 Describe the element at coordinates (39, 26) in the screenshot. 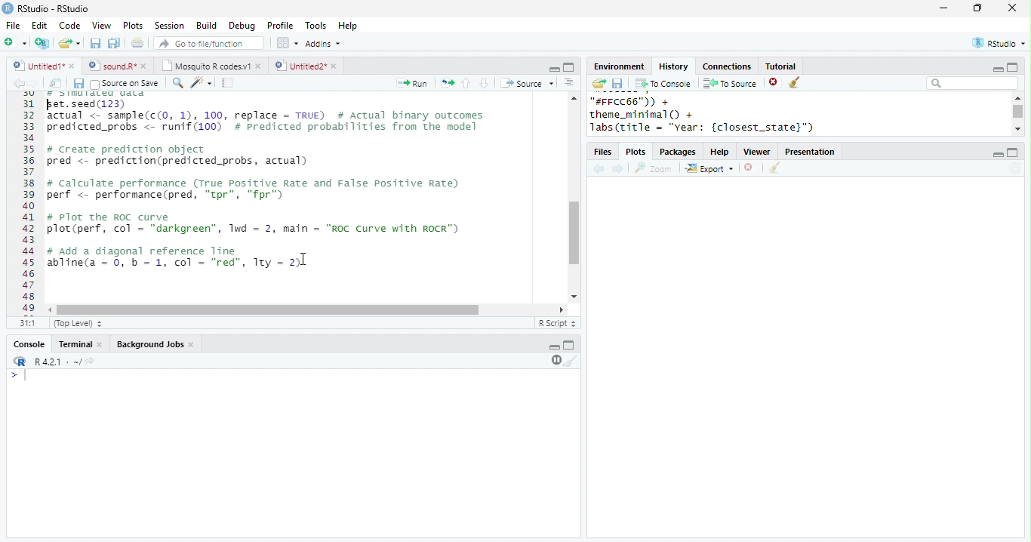

I see `Edit` at that location.